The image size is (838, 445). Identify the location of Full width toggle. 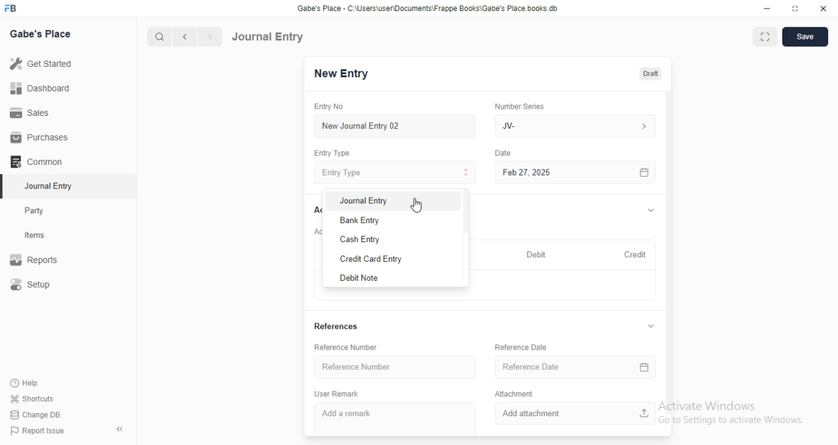
(764, 37).